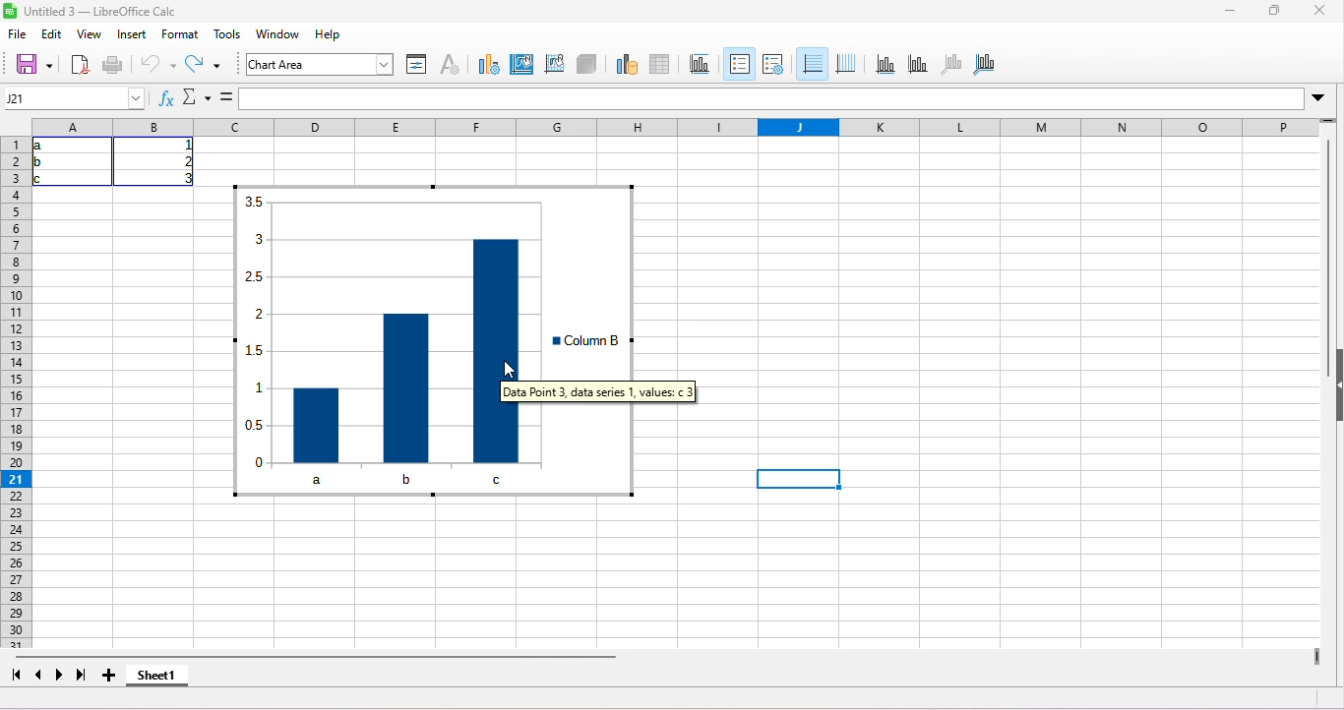 The image size is (1344, 710). What do you see at coordinates (133, 36) in the screenshot?
I see `insert` at bounding box center [133, 36].